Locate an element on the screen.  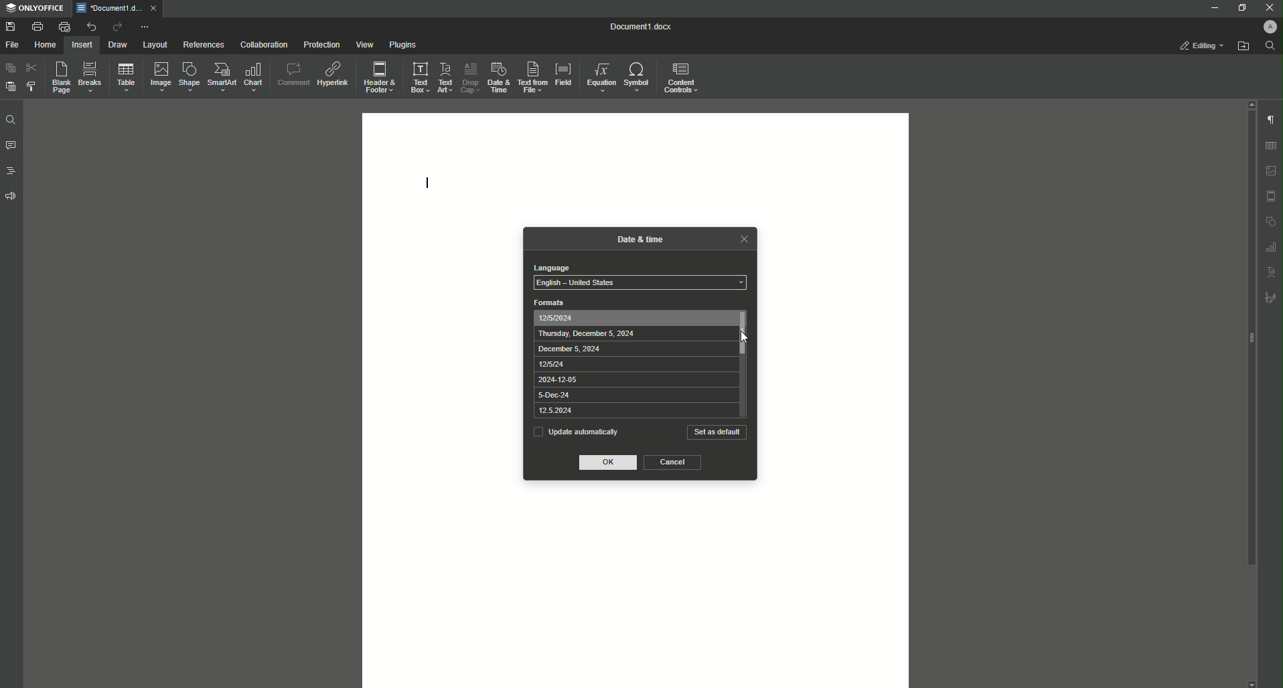
OK is located at coordinates (609, 463).